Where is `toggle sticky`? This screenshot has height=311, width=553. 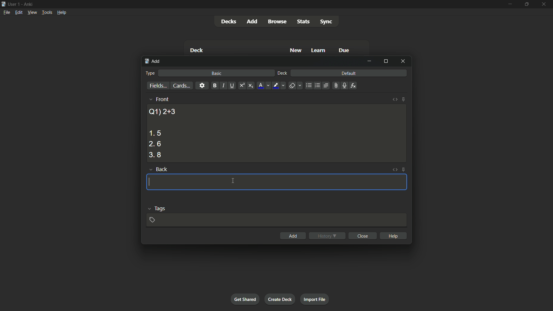 toggle sticky is located at coordinates (403, 99).